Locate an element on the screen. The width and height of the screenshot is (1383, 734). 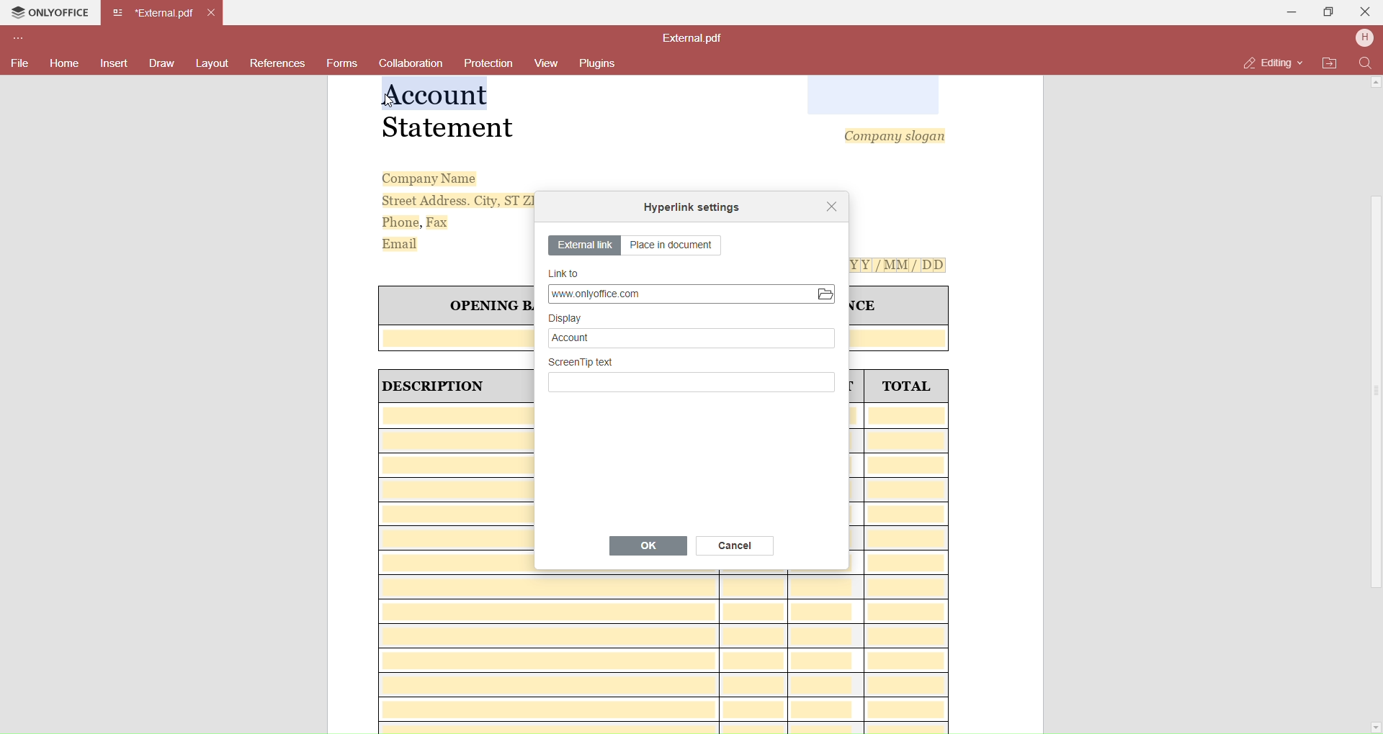
Plugins is located at coordinates (601, 62).